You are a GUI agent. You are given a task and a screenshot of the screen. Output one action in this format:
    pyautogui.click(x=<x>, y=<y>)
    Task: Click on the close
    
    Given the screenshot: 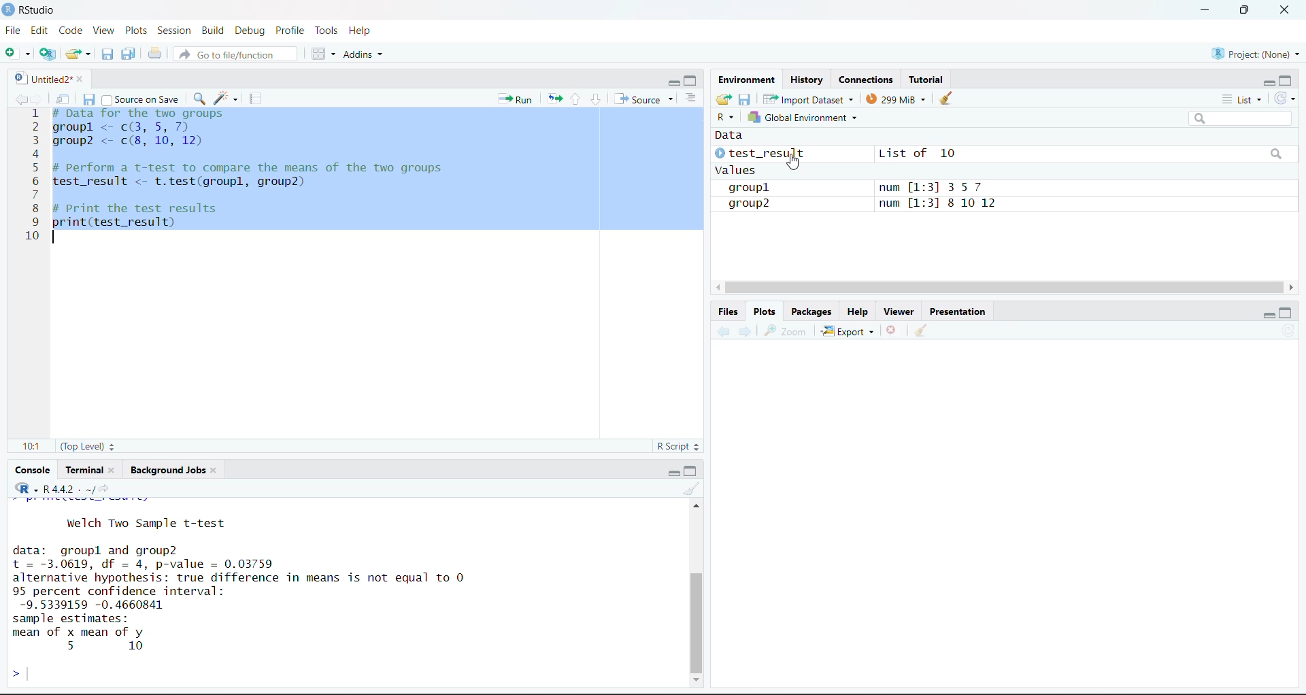 What is the action you would take?
    pyautogui.click(x=213, y=471)
    